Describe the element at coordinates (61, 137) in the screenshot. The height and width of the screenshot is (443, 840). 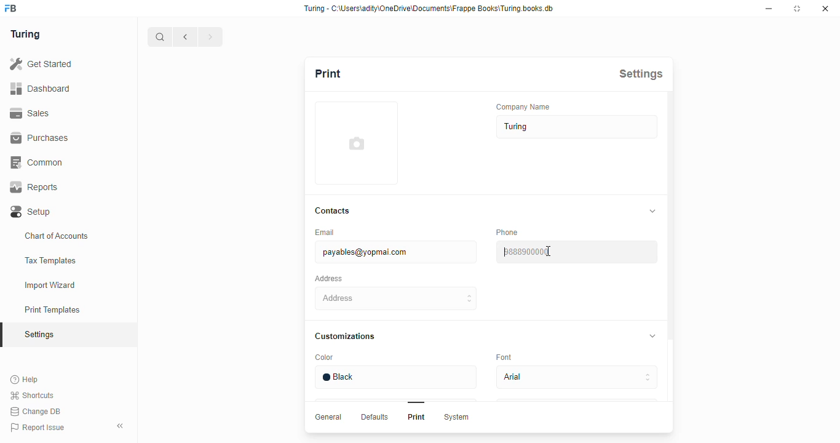
I see `Purchases` at that location.